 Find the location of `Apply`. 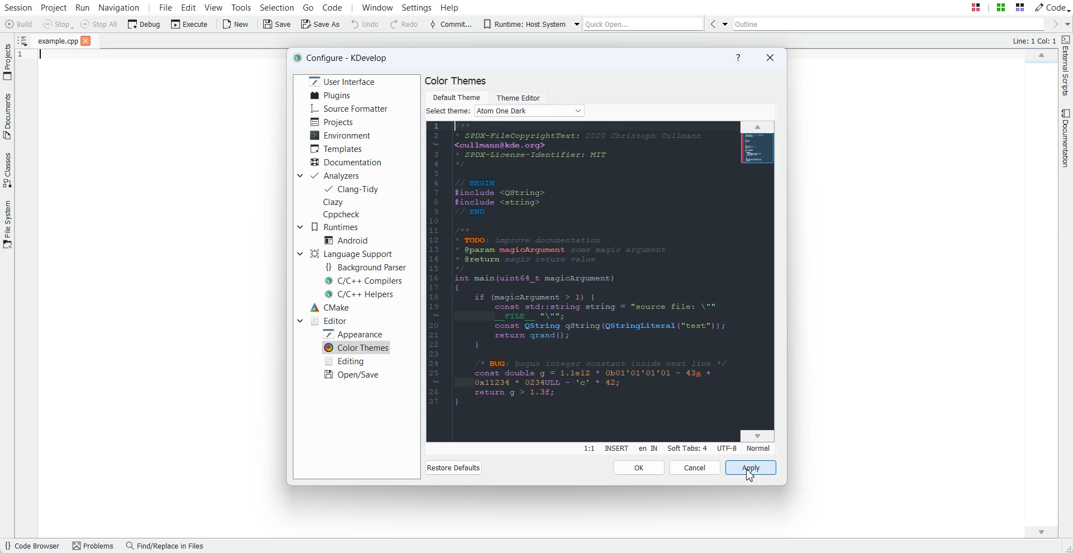

Apply is located at coordinates (751, 468).